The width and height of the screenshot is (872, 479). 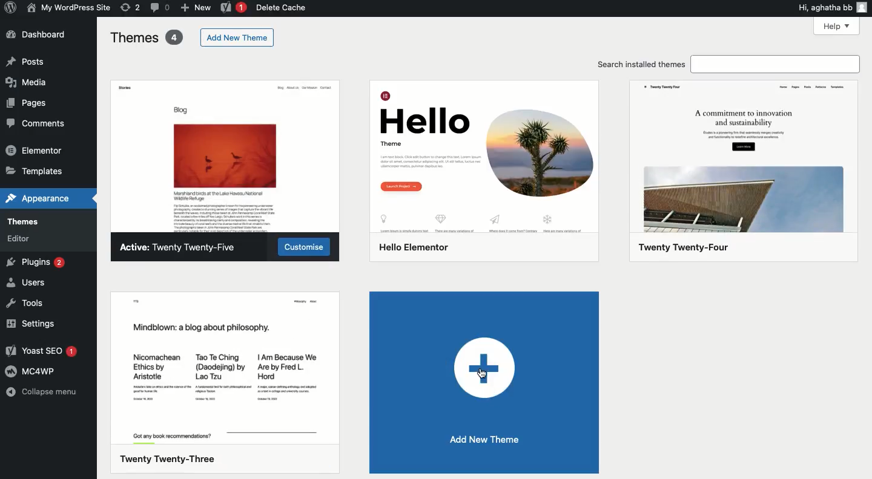 I want to click on Pages, so click(x=26, y=104).